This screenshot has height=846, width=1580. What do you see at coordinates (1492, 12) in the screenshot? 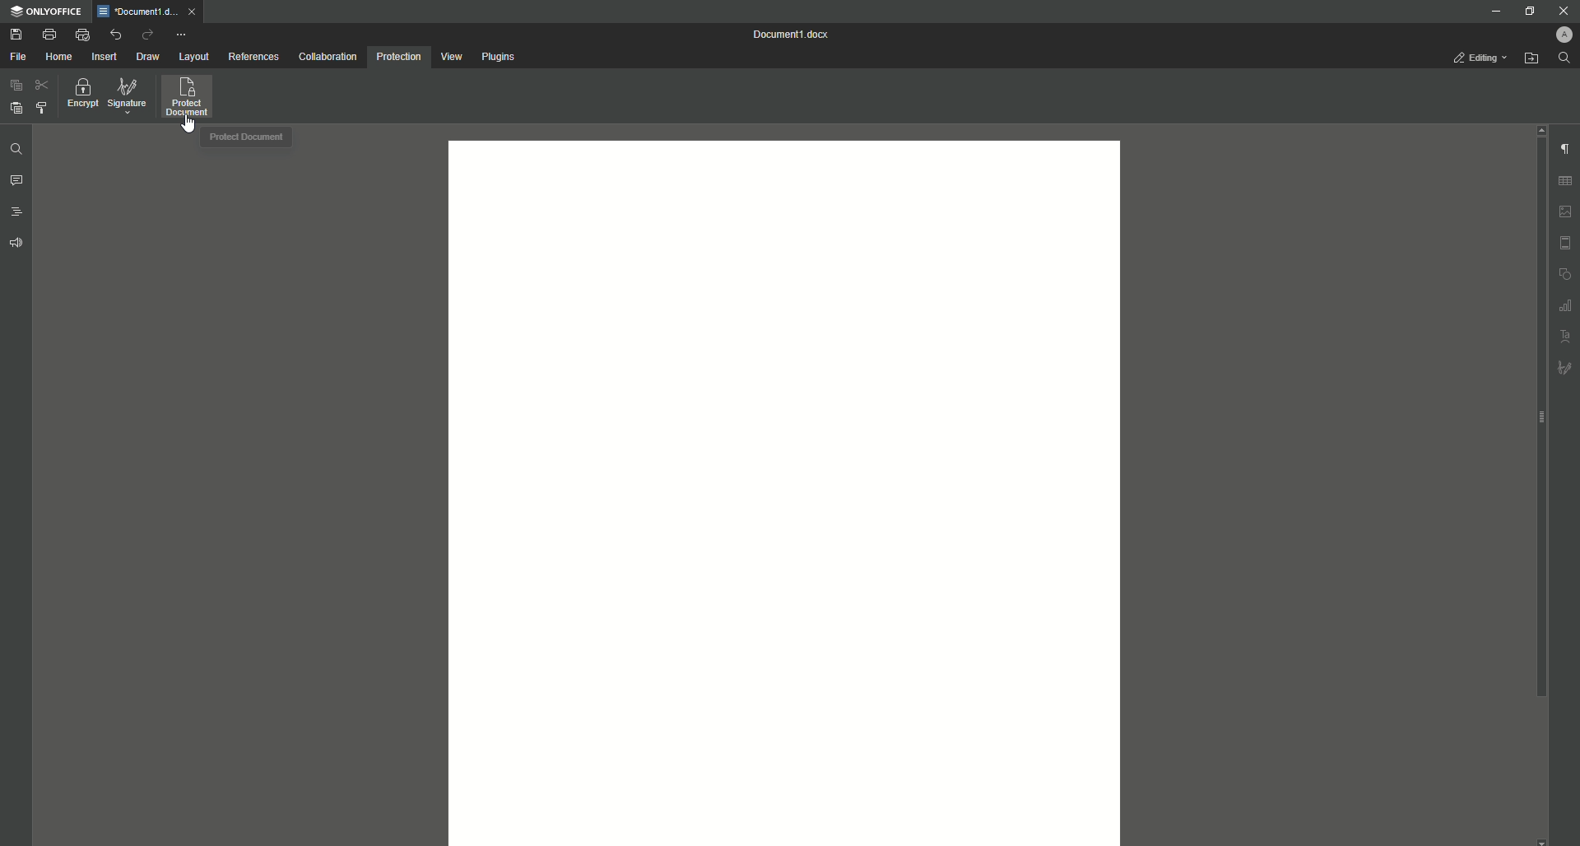
I see `Minimize` at bounding box center [1492, 12].